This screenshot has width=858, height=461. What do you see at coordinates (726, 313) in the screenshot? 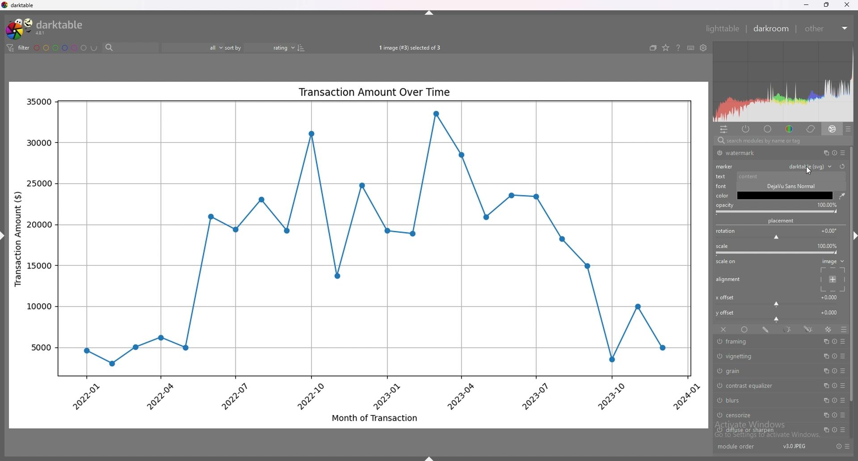
I see `y offset` at bounding box center [726, 313].